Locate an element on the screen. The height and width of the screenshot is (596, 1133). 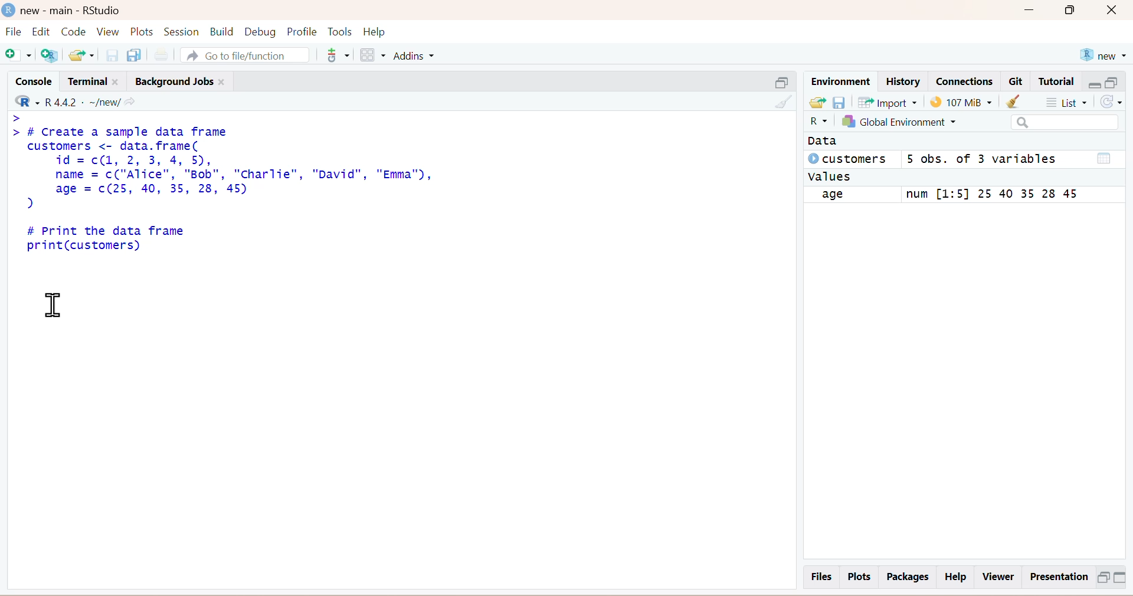
Viewer is located at coordinates (998, 577).